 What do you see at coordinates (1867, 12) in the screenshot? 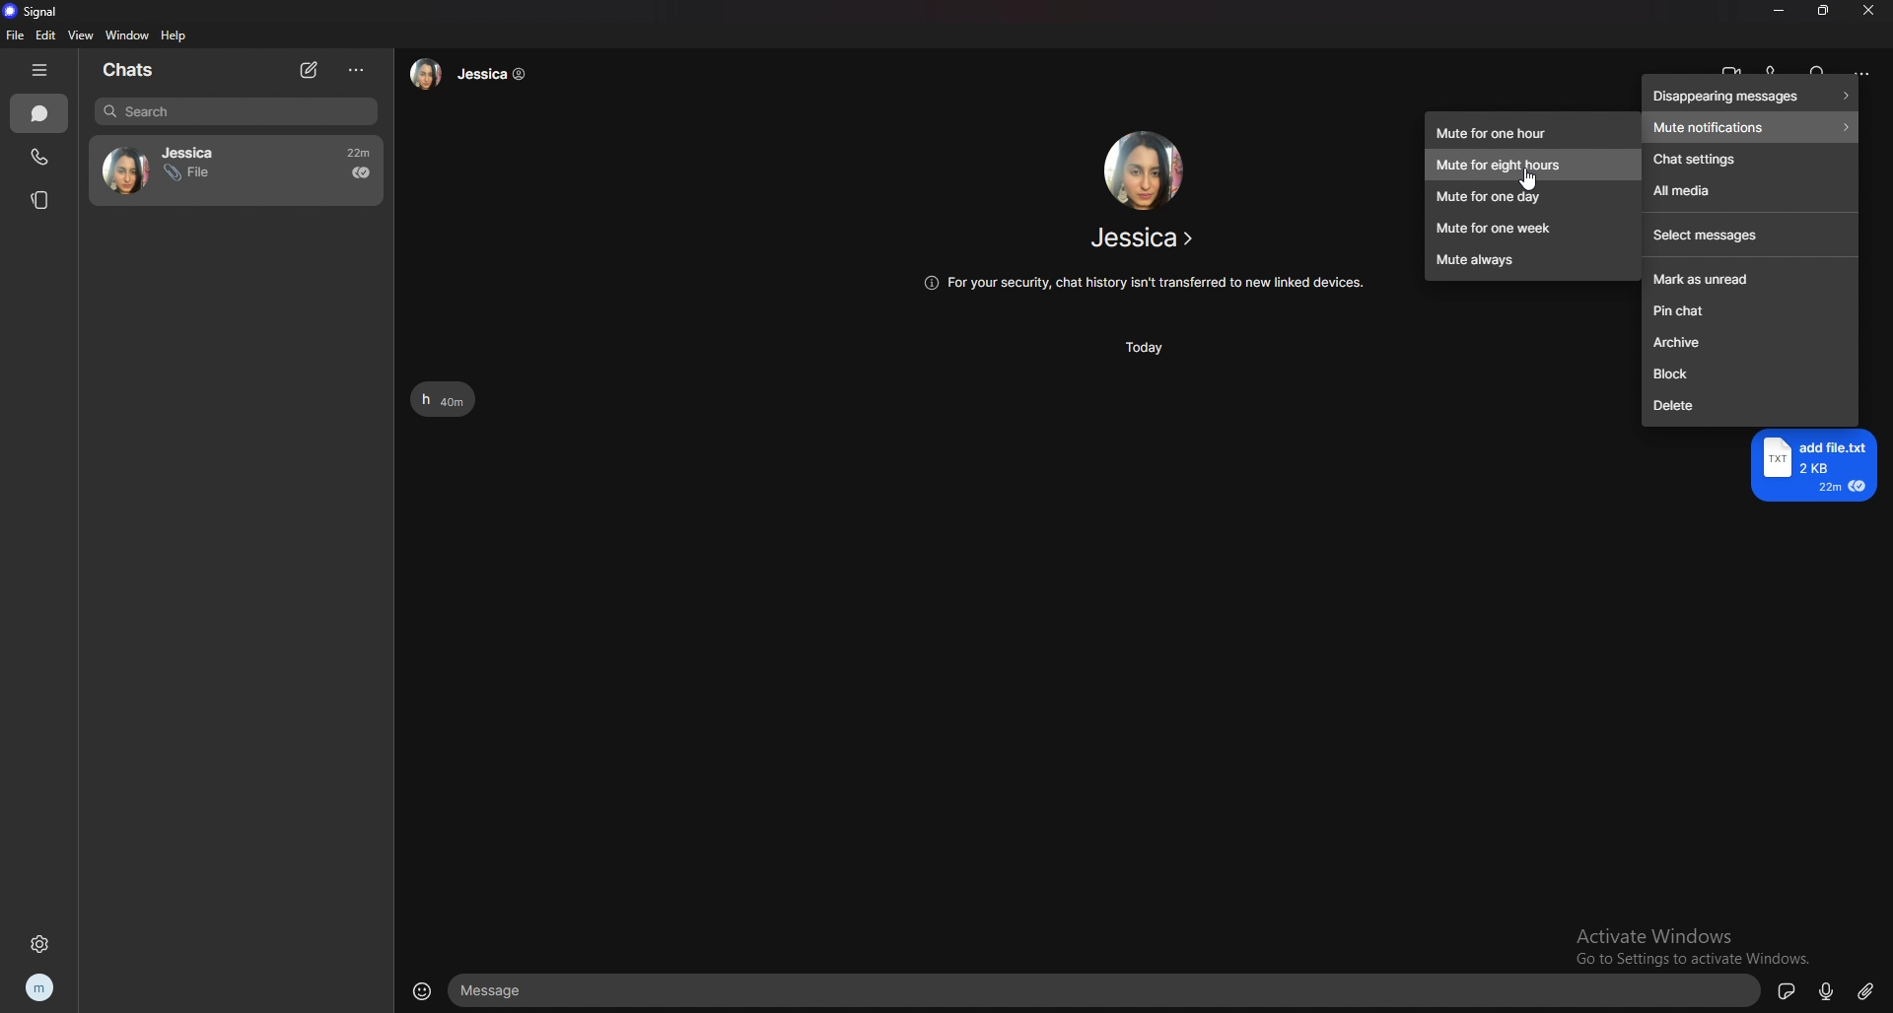
I see `close` at bounding box center [1867, 12].